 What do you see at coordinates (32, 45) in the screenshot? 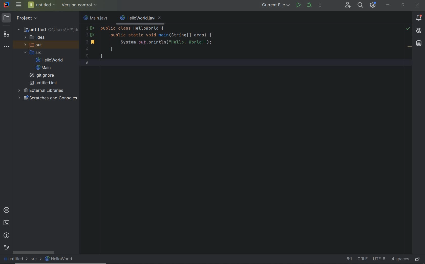
I see `out` at bounding box center [32, 45].